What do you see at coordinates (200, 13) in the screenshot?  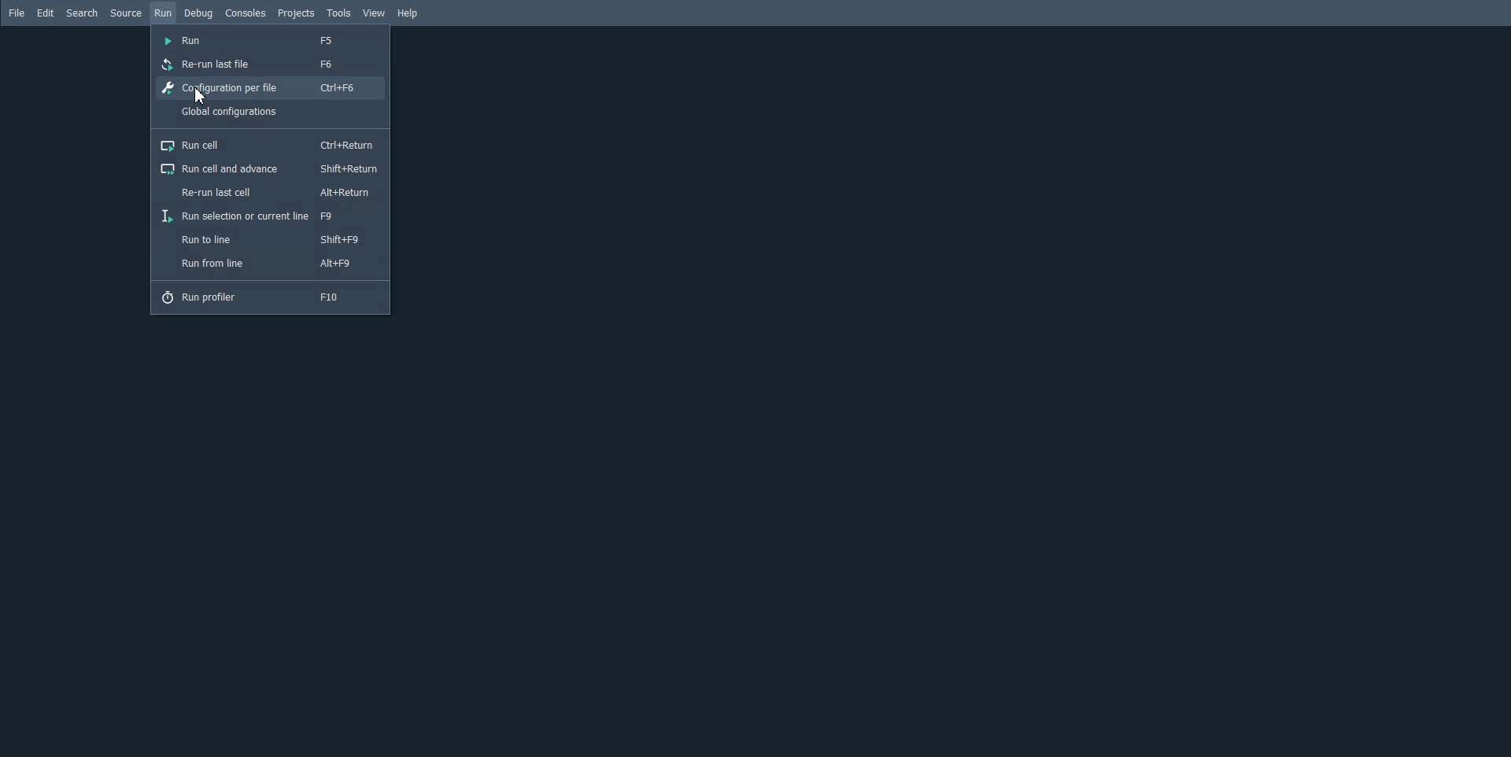 I see `Debug` at bounding box center [200, 13].